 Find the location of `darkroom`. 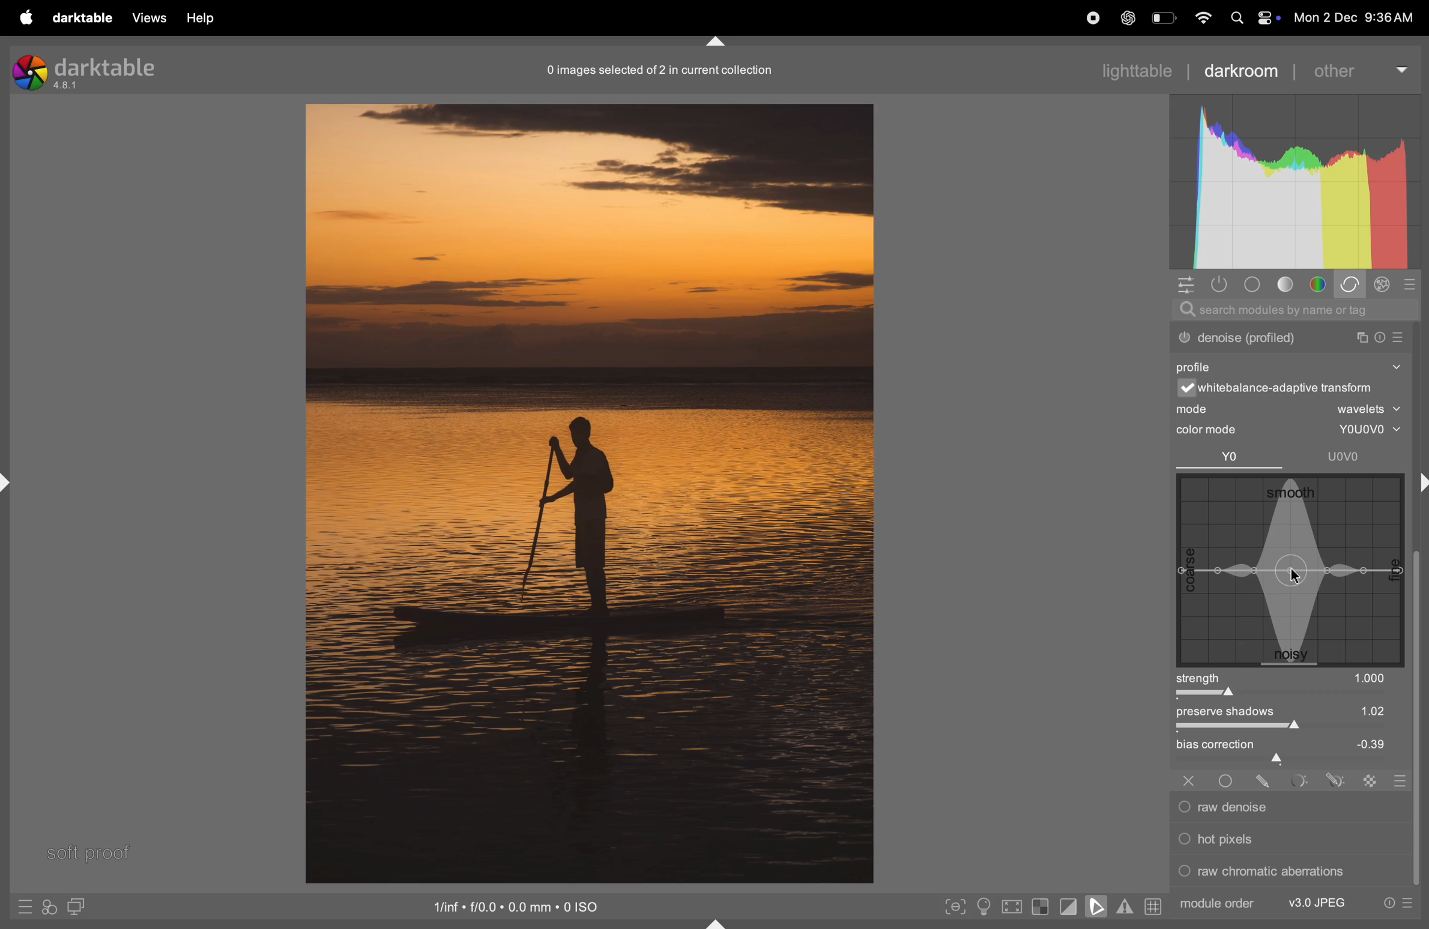

darkroom is located at coordinates (1249, 68).